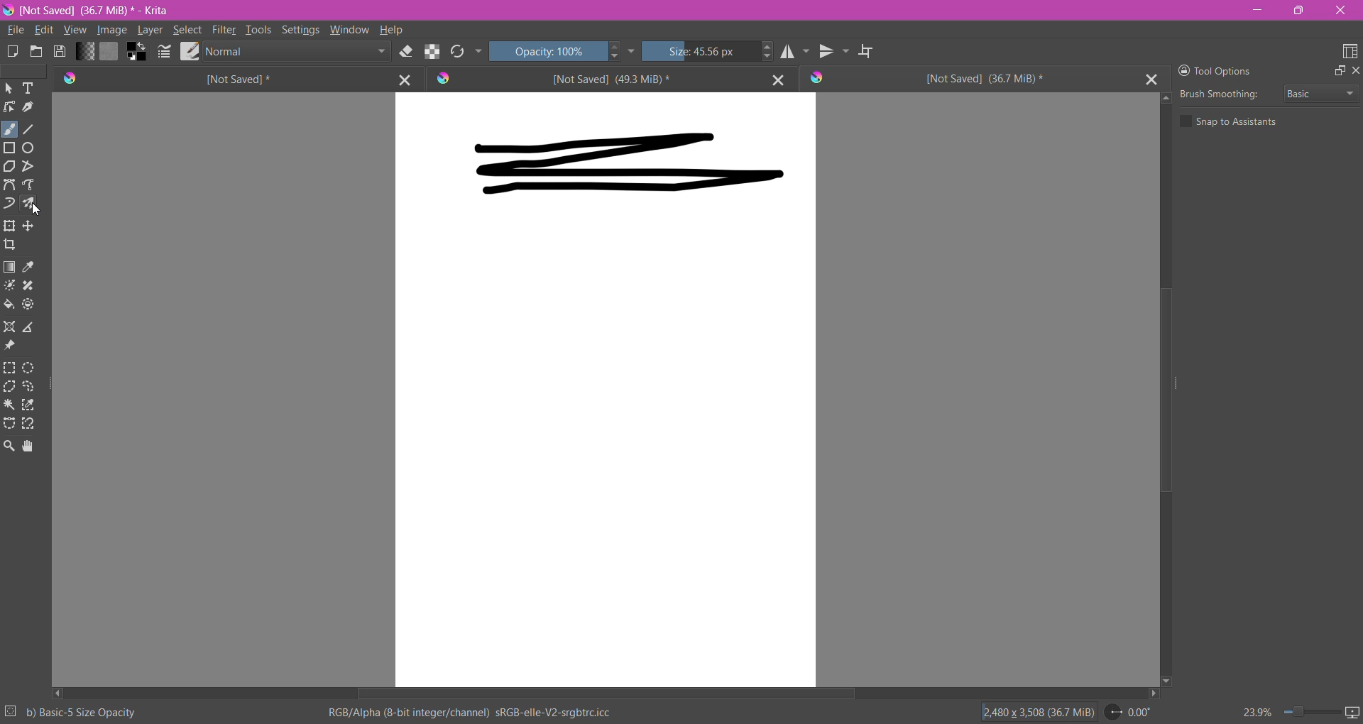 The image size is (1363, 724). I want to click on Similar Color Selection Tool, so click(28, 405).